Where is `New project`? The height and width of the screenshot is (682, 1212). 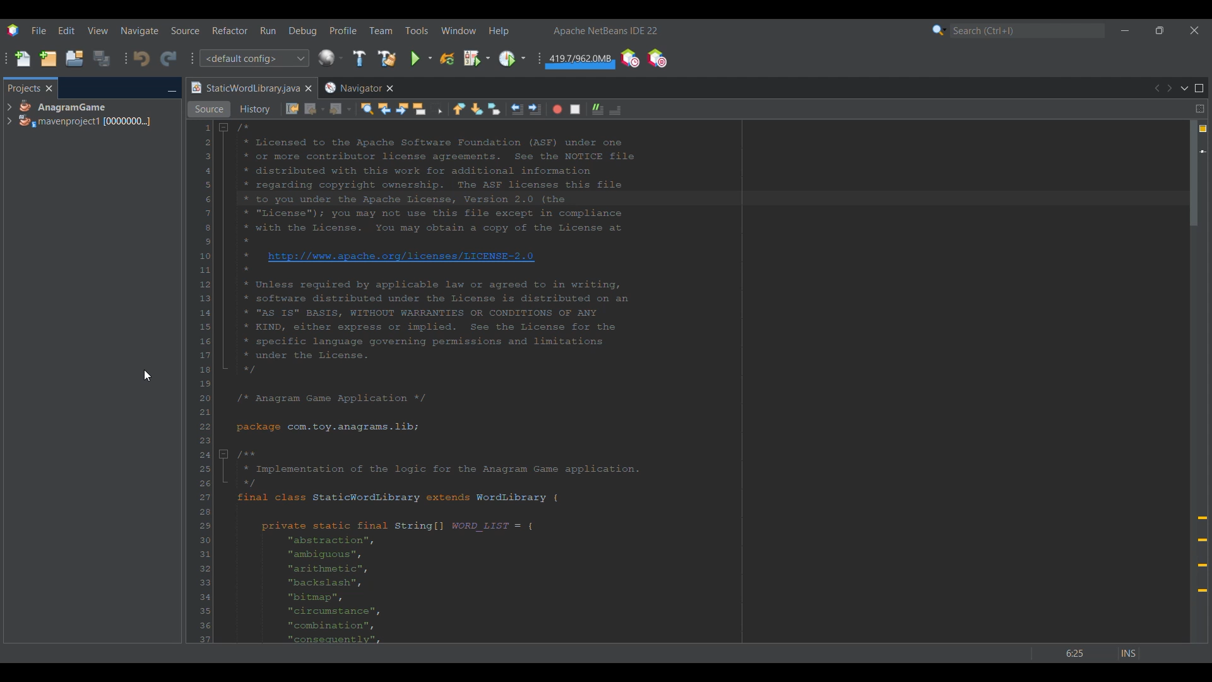
New project is located at coordinates (48, 58).